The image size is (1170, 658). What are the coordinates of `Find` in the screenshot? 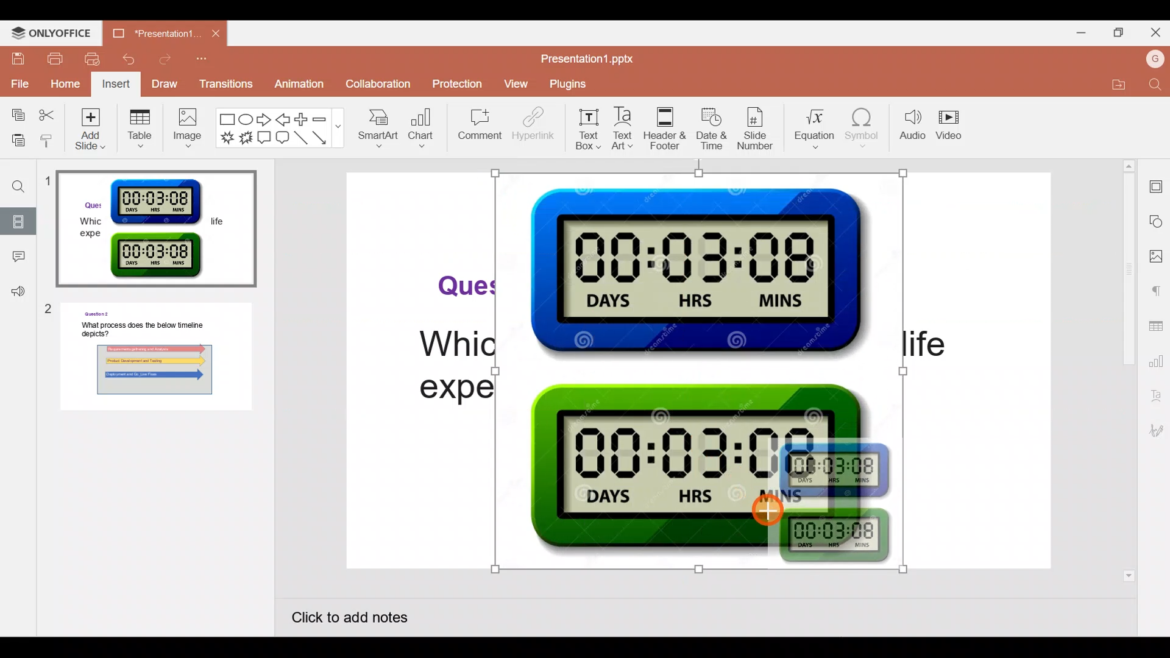 It's located at (1153, 87).